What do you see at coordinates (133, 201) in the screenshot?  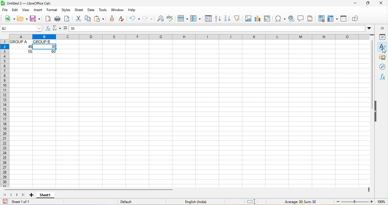 I see `default` at bounding box center [133, 201].